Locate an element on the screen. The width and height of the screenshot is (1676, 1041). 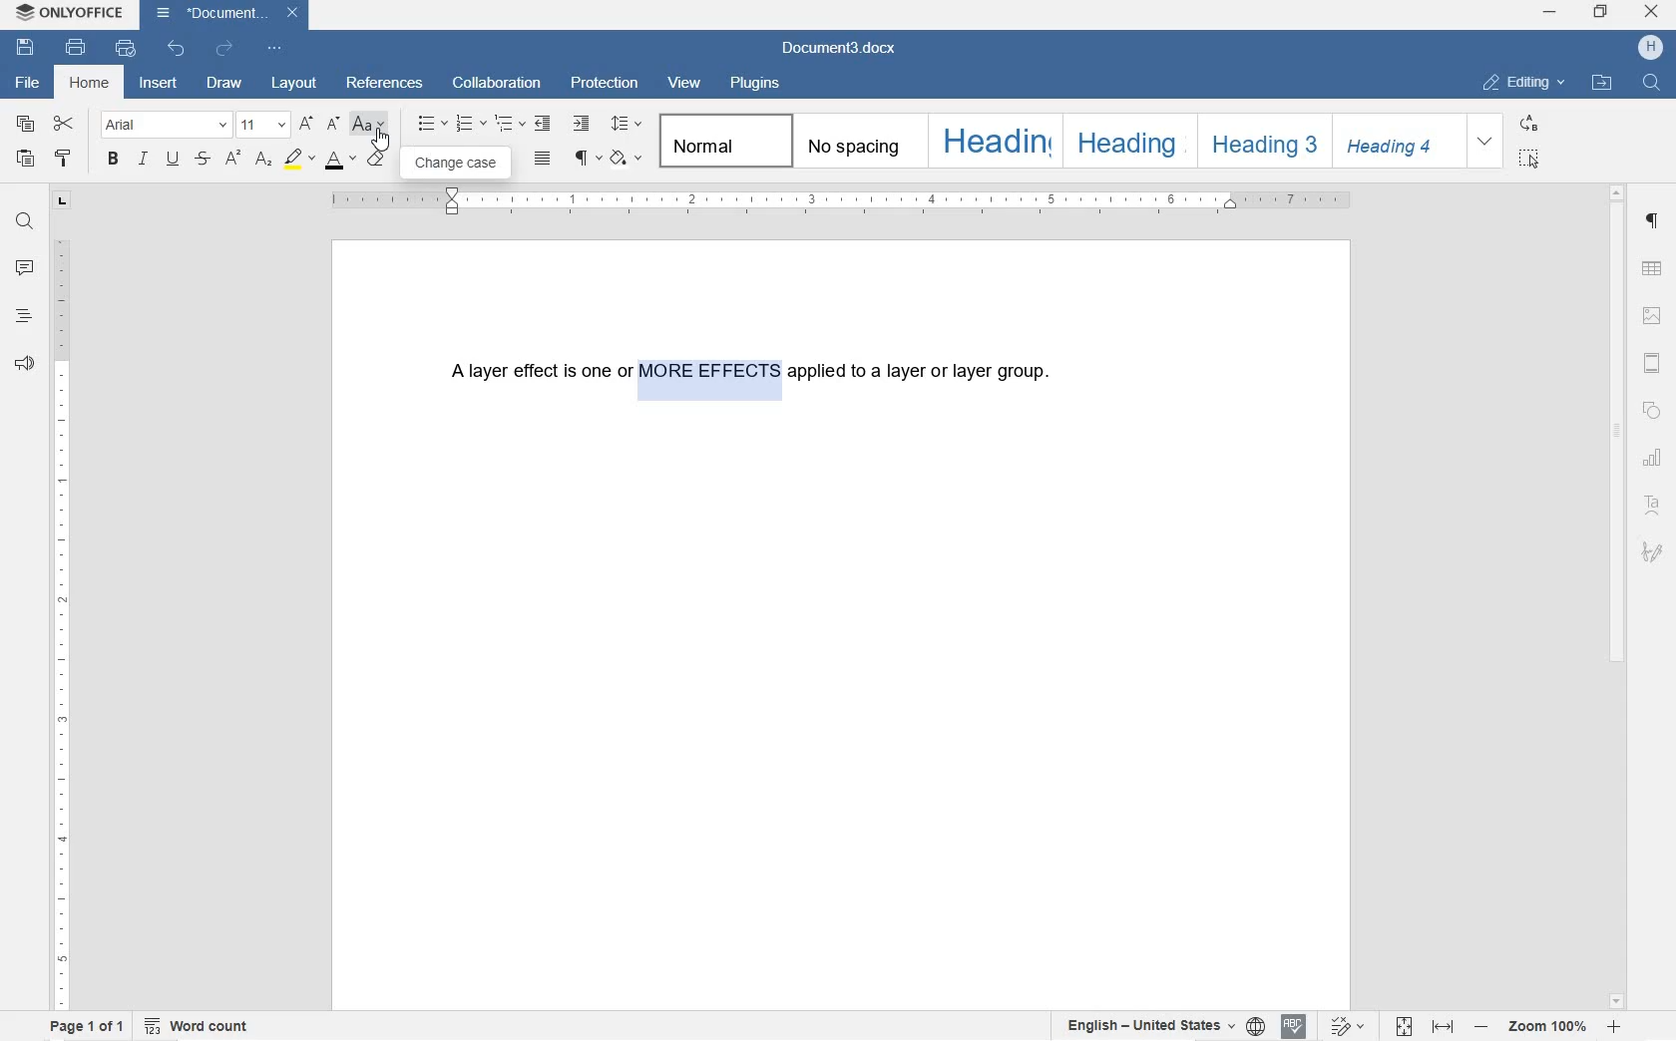
REPLACE is located at coordinates (1529, 123).